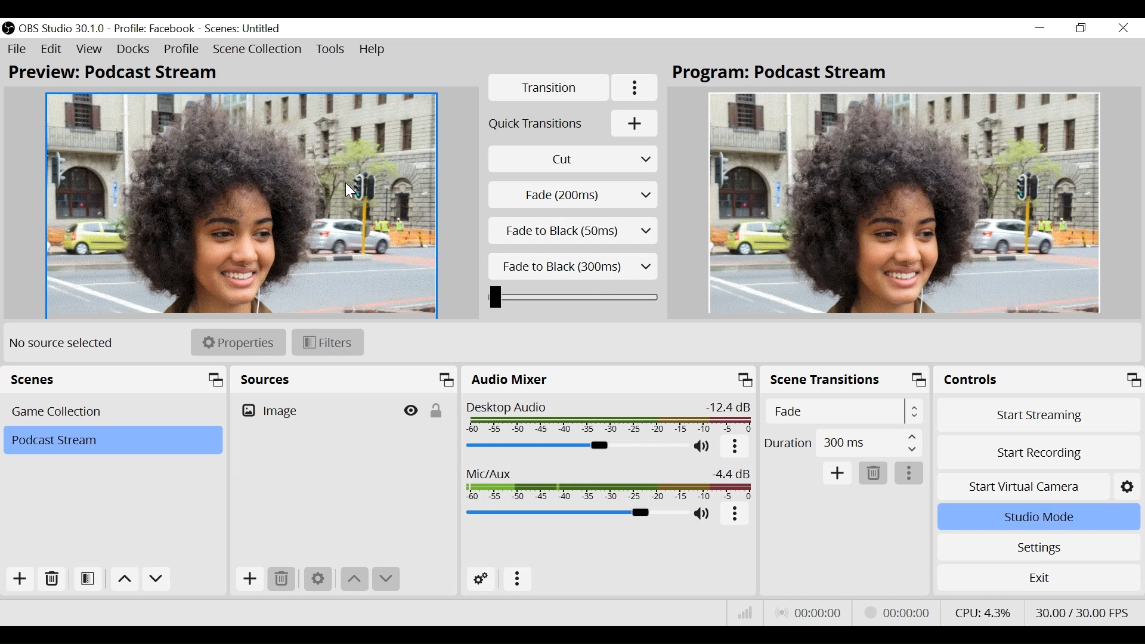 This screenshot has height=644, width=1145. I want to click on Sources, so click(343, 379).